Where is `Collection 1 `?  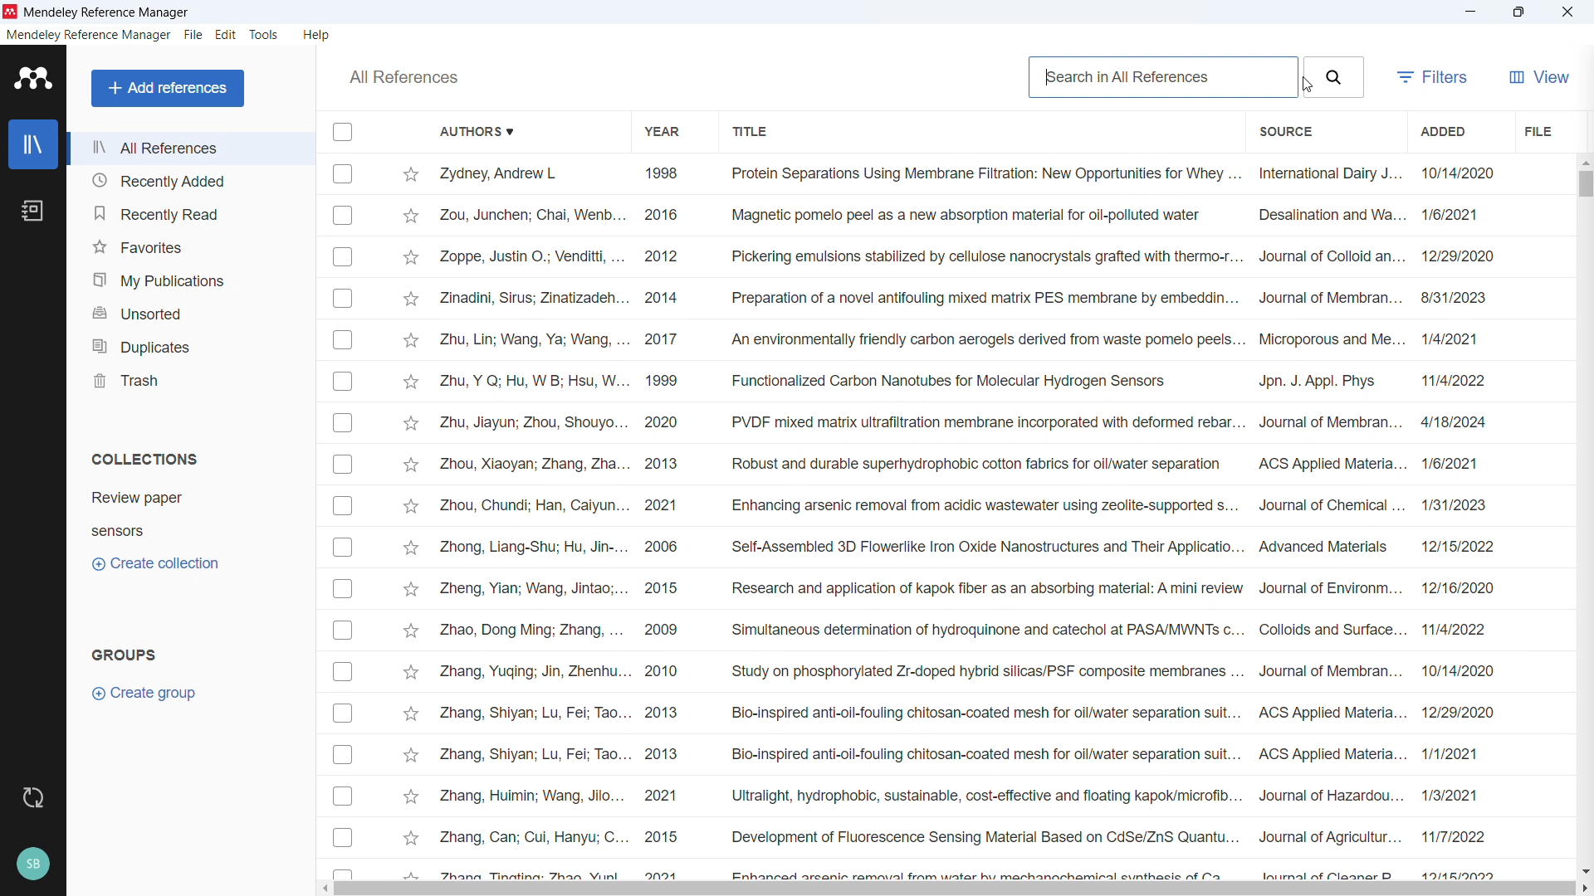
Collection 1  is located at coordinates (137, 497).